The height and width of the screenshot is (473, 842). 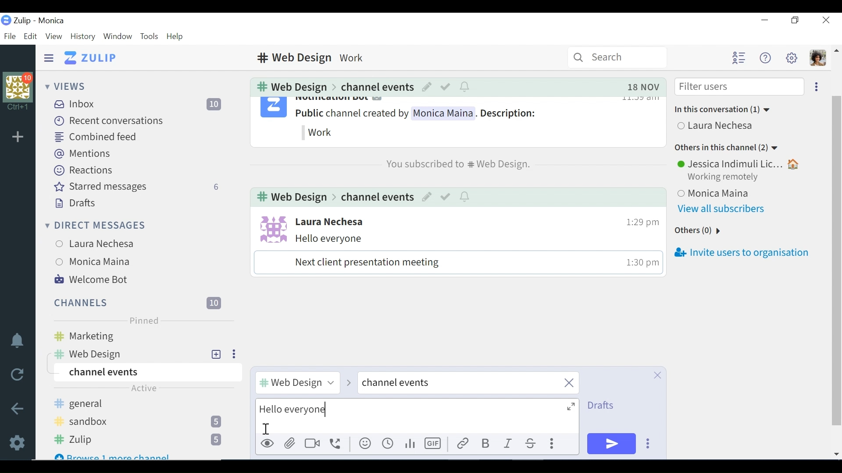 What do you see at coordinates (724, 109) in the screenshot?
I see `In this conversation` at bounding box center [724, 109].